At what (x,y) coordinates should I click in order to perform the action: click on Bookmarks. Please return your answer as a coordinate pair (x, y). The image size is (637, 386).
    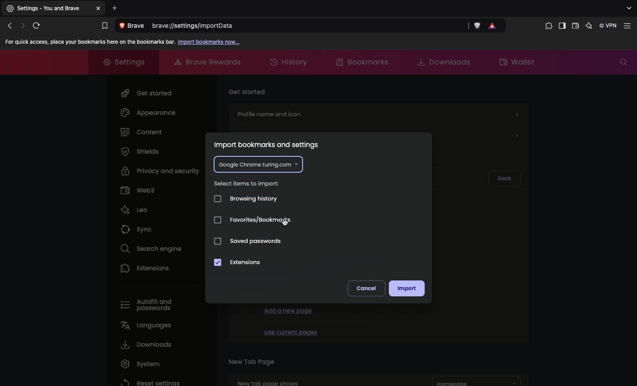
    Looking at the image, I should click on (104, 26).